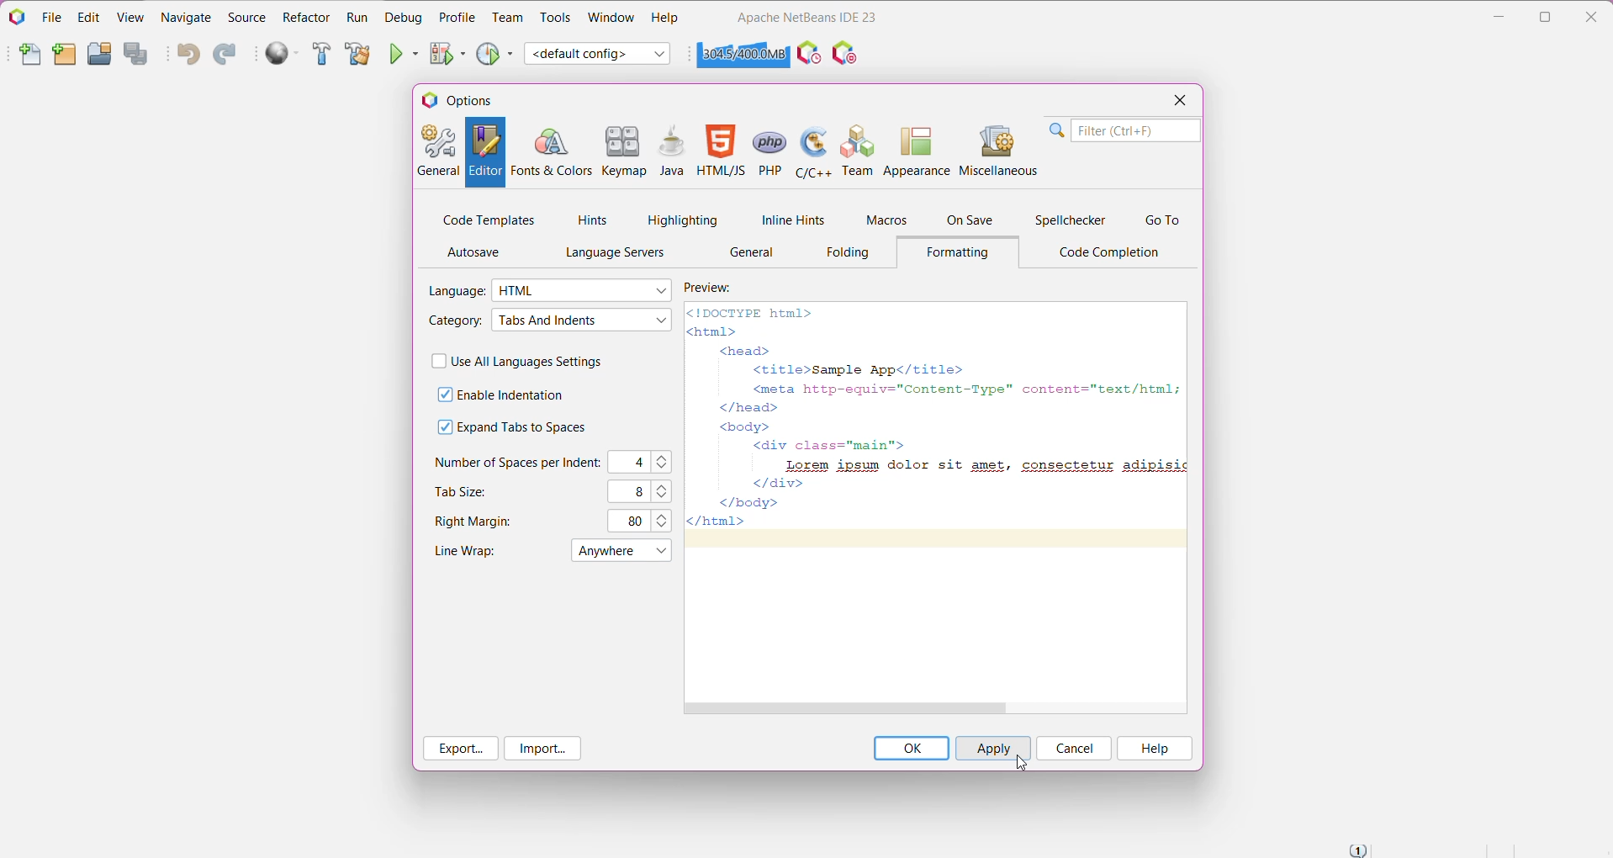  I want to click on Application Logo, so click(16, 16).